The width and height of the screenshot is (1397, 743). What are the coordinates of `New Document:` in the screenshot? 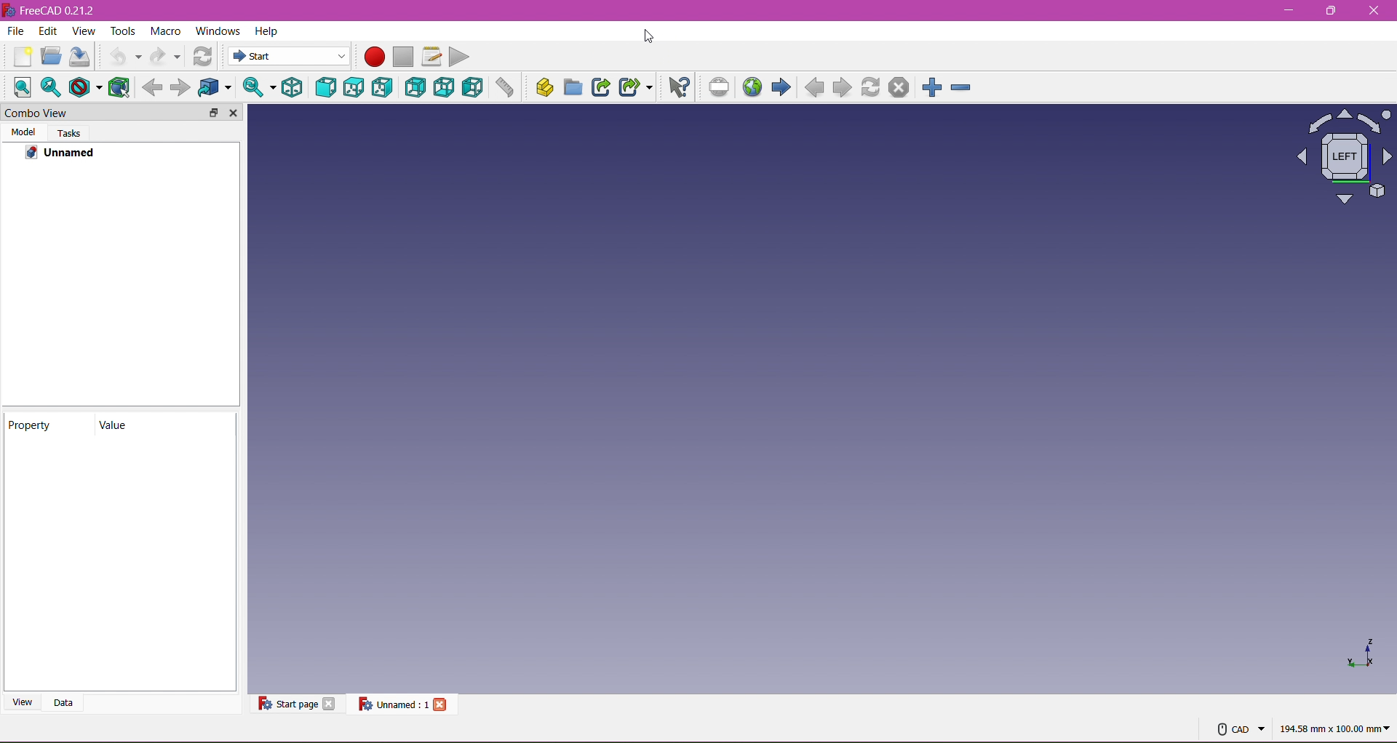 It's located at (23, 57).